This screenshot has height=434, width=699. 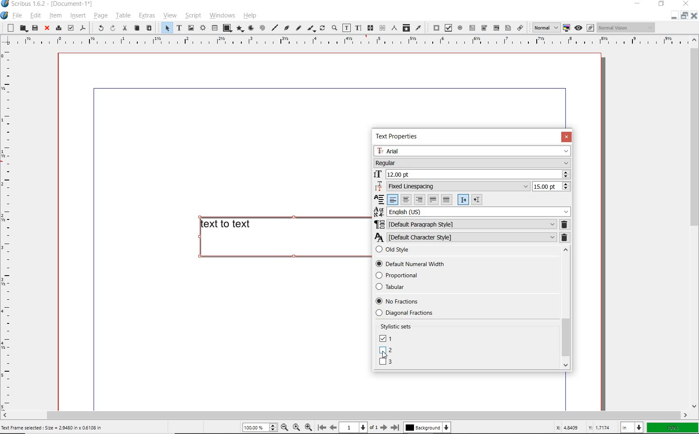 What do you see at coordinates (50, 5) in the screenshot?
I see `Scribus 1.6.2 - [Document-1*]` at bounding box center [50, 5].